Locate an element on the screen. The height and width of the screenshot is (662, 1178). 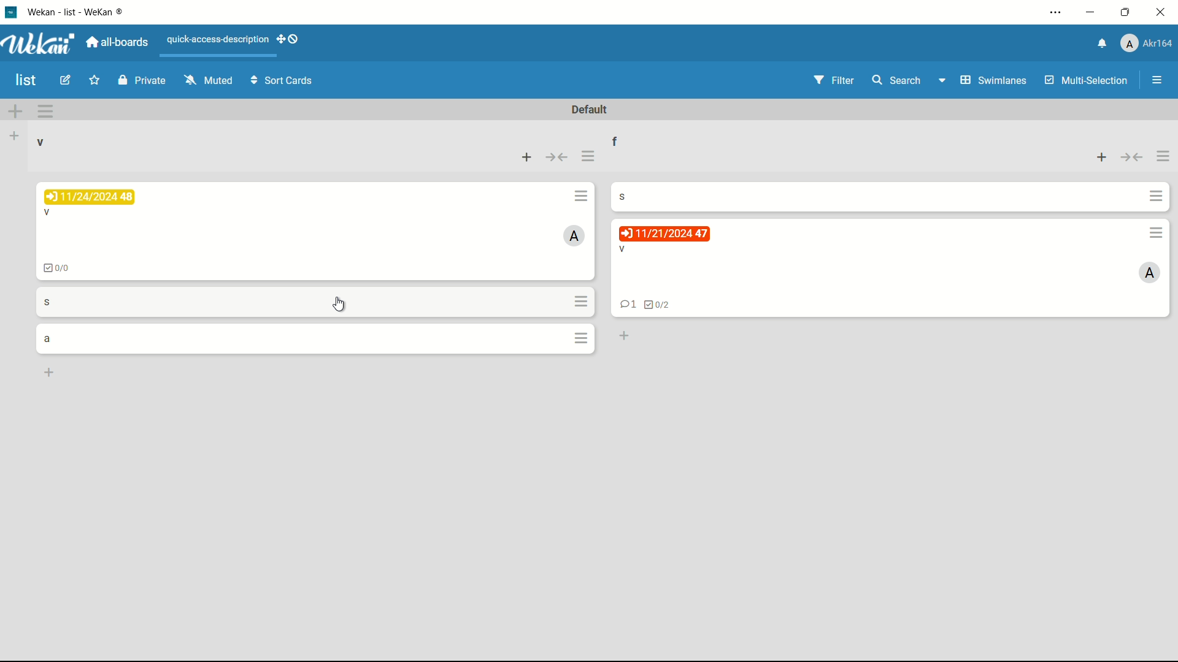
Wekan - WeKan ® is located at coordinates (77, 12).